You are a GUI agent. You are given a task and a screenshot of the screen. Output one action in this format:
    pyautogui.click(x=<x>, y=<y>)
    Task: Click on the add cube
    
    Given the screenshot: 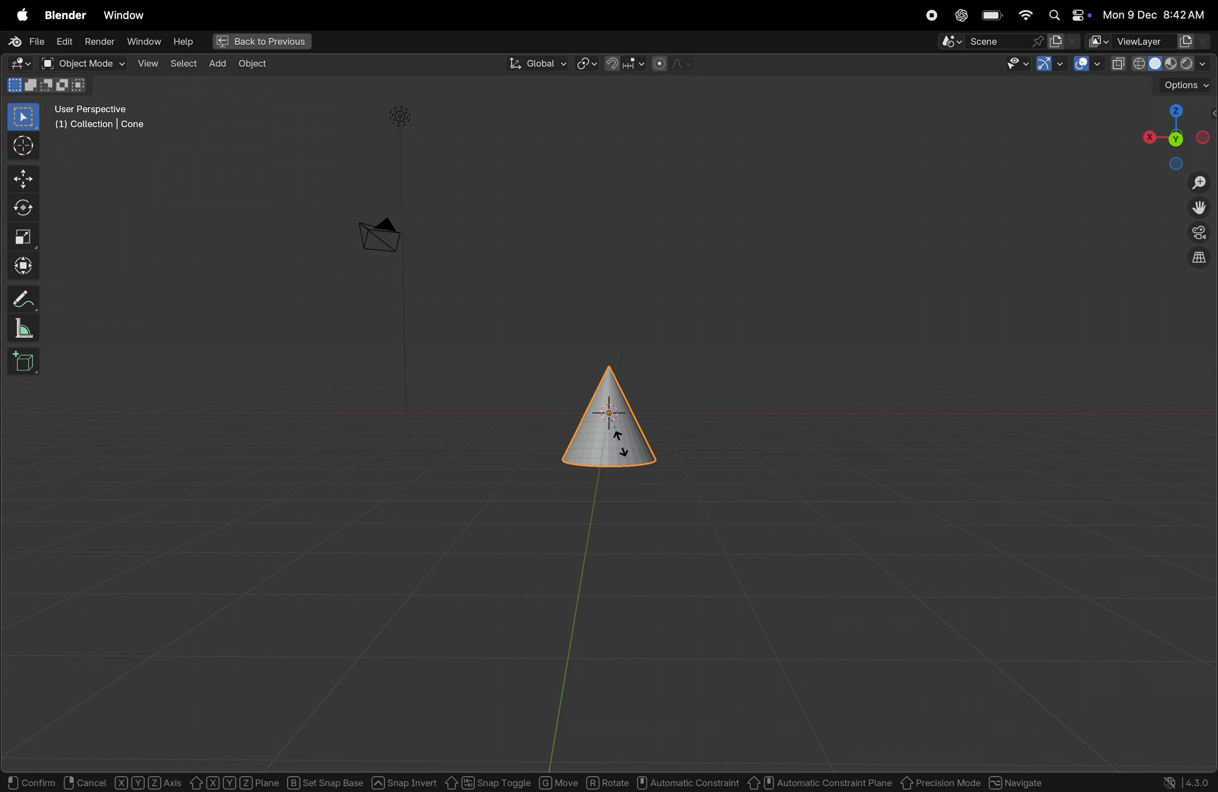 What is the action you would take?
    pyautogui.click(x=21, y=362)
    